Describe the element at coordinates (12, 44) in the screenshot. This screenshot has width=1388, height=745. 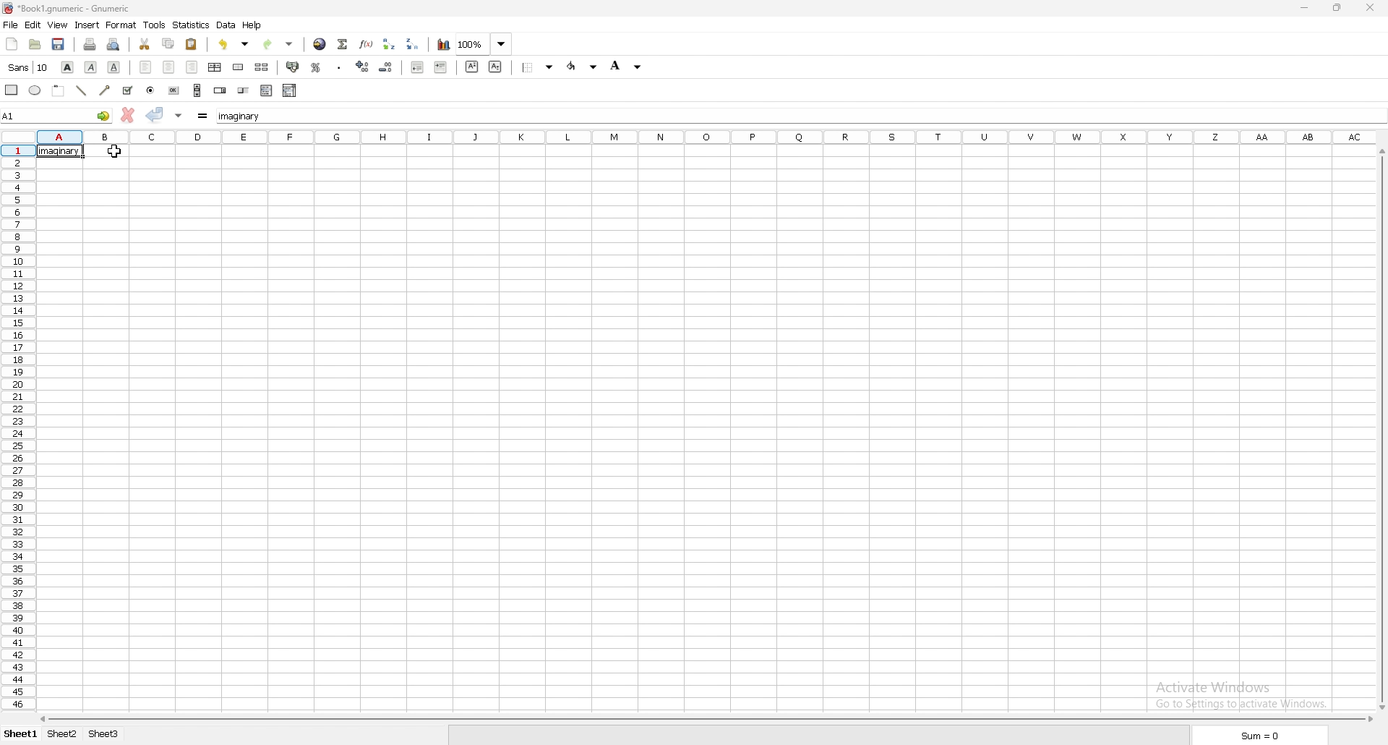
I see `new` at that location.